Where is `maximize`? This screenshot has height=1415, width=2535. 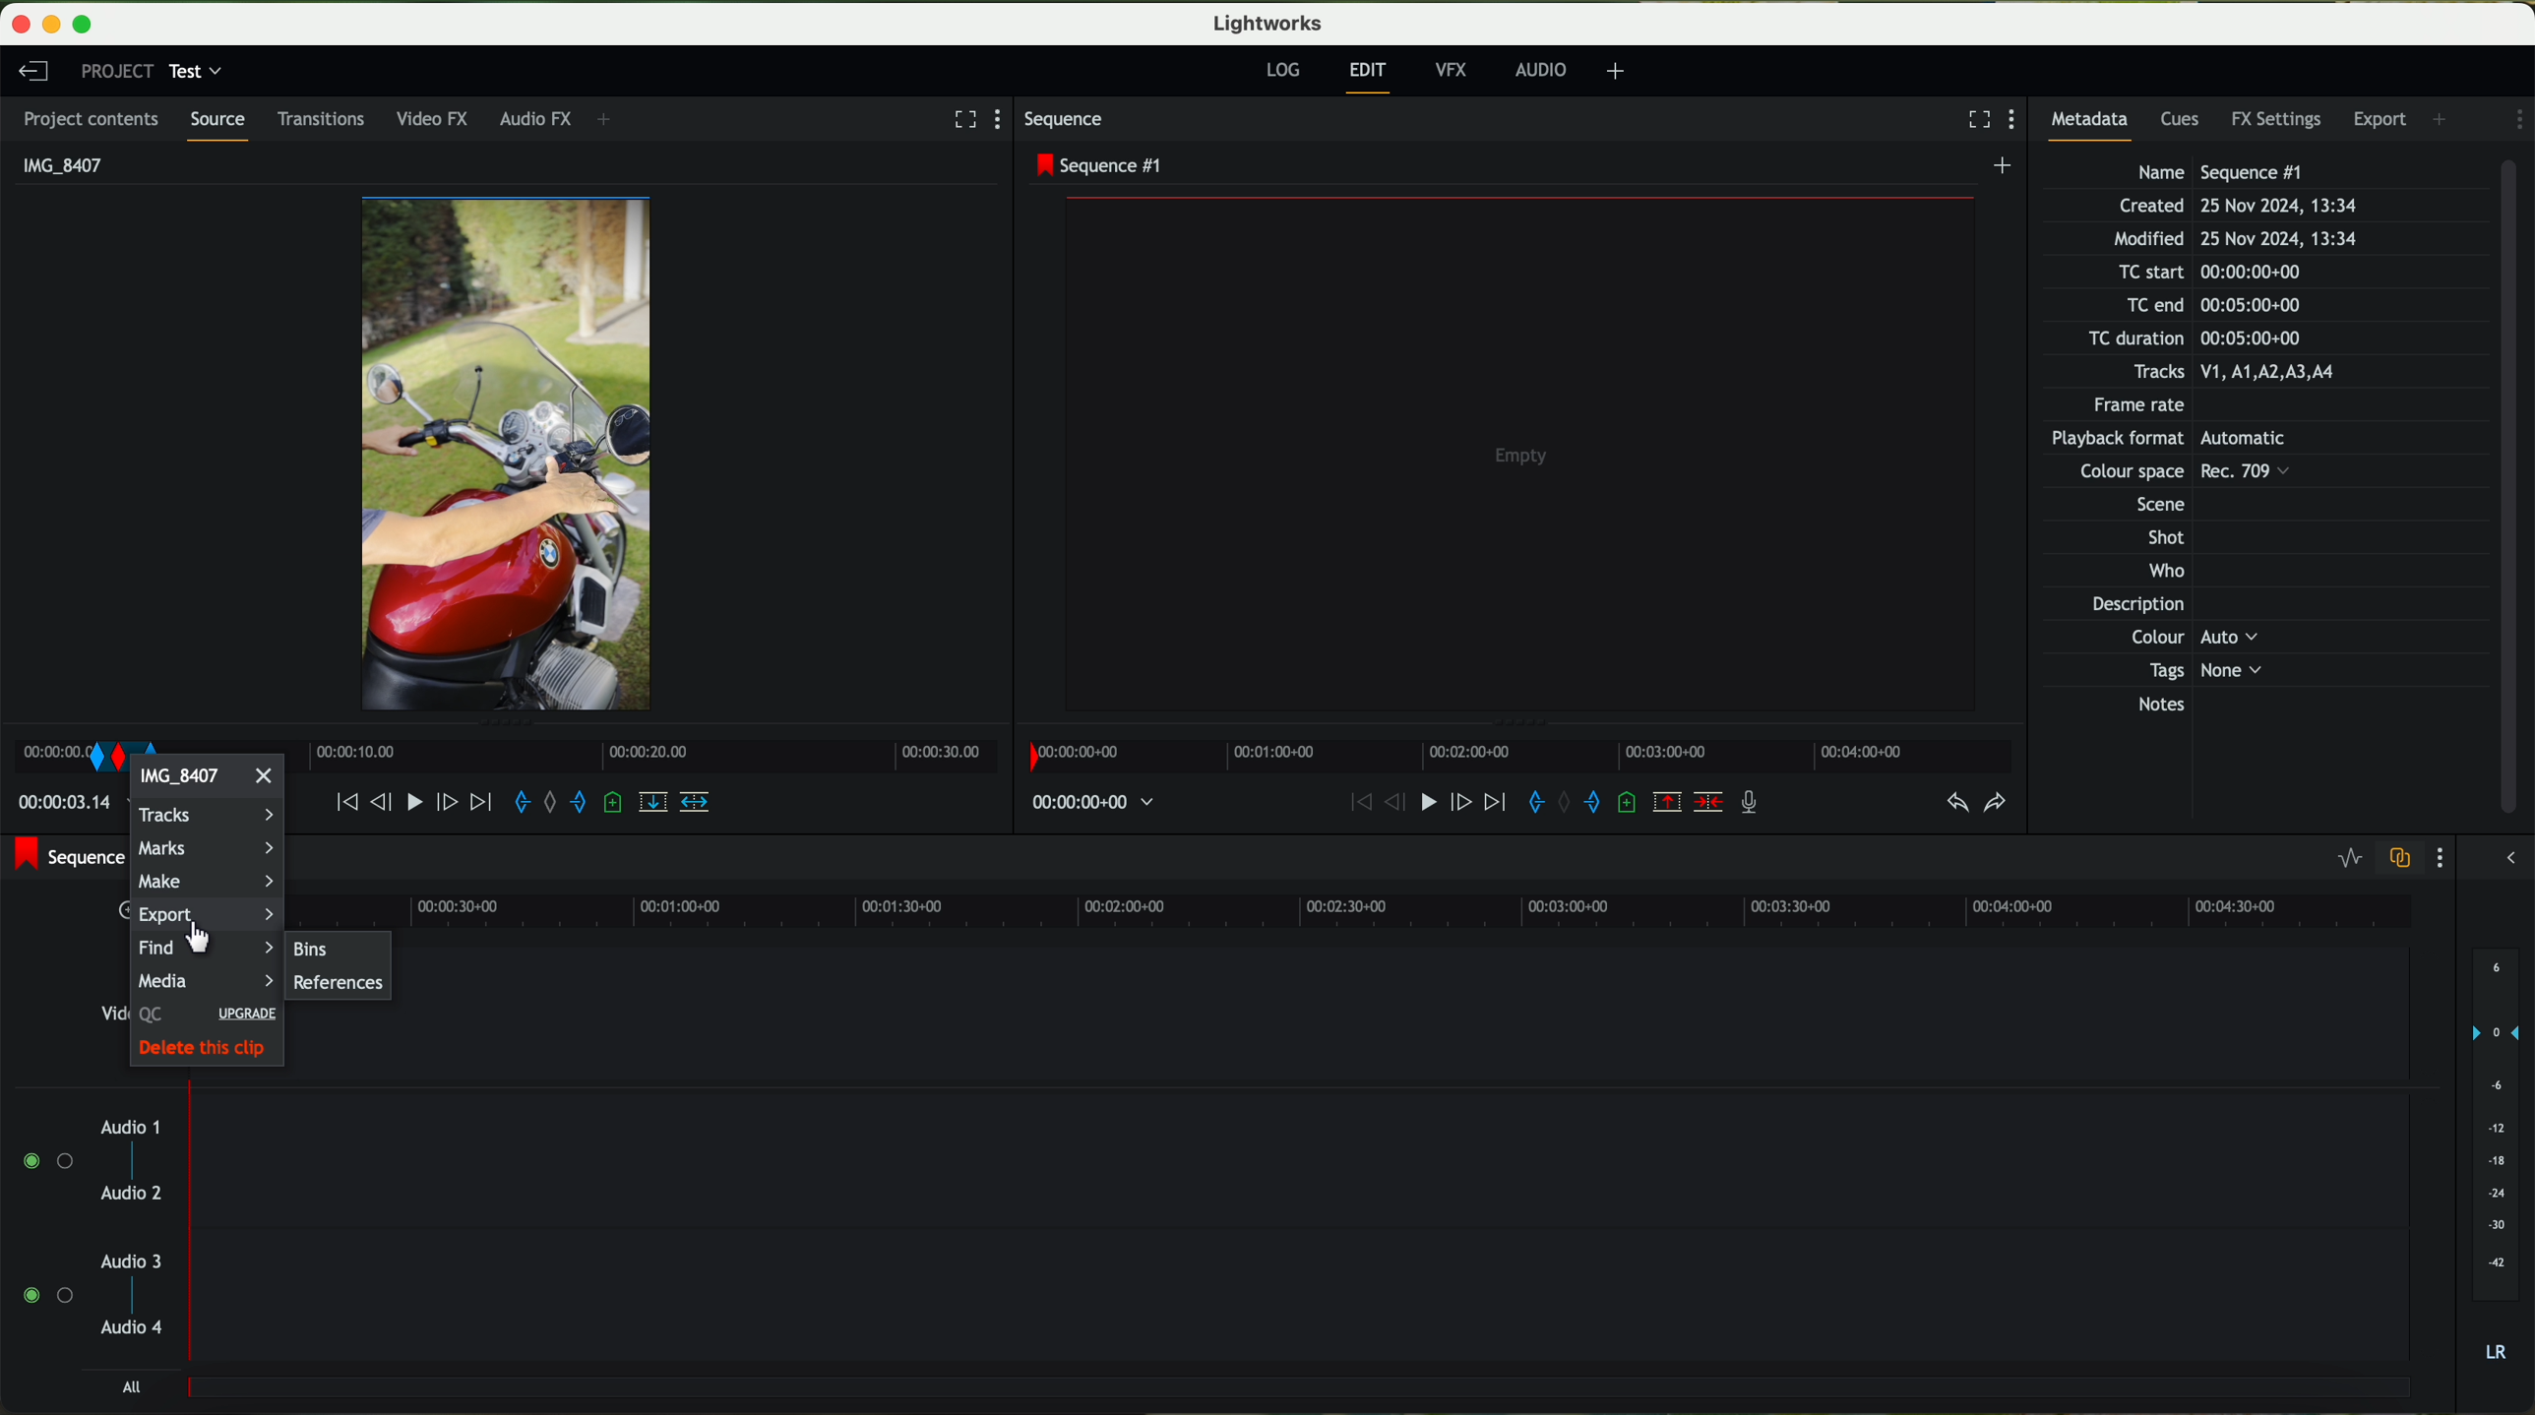 maximize is located at coordinates (93, 22).